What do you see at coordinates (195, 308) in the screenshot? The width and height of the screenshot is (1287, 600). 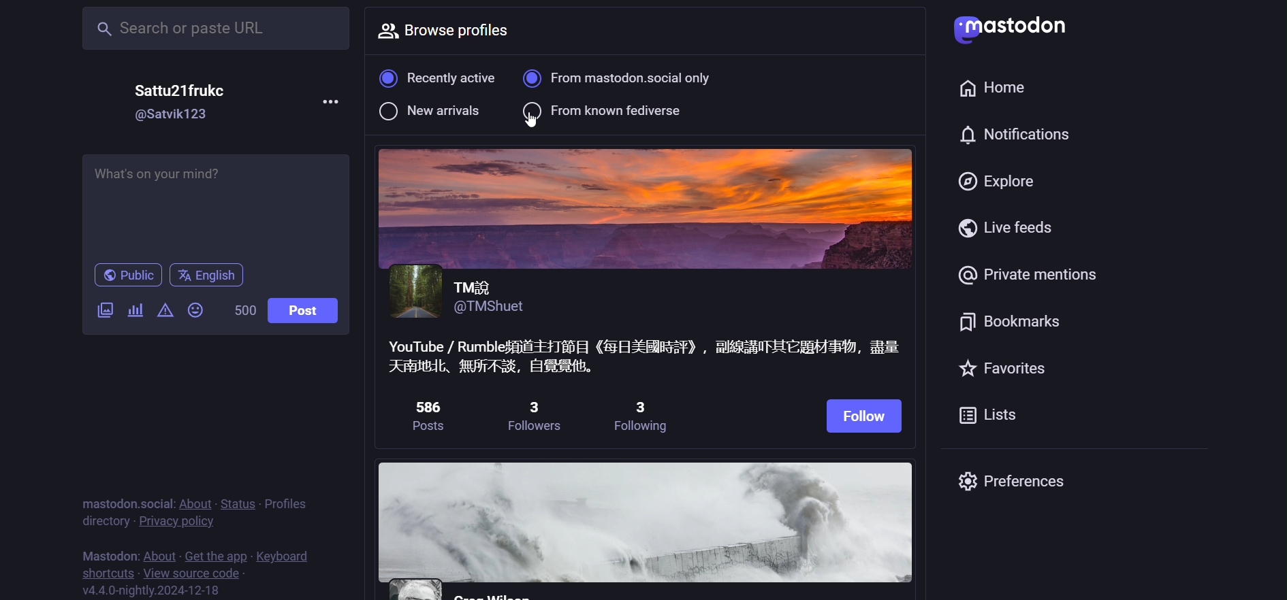 I see `emoji` at bounding box center [195, 308].